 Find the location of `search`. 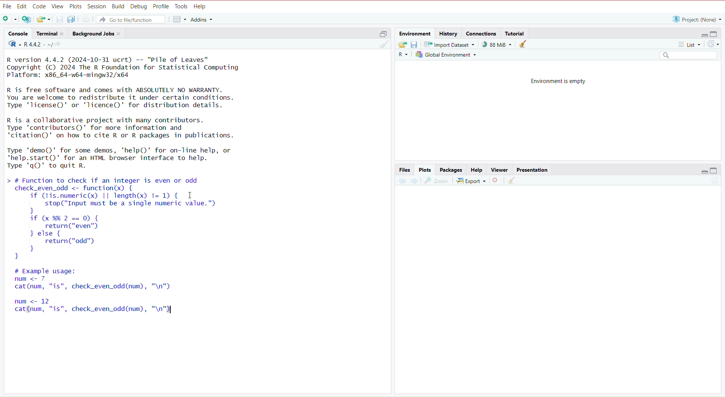

search is located at coordinates (685, 55).